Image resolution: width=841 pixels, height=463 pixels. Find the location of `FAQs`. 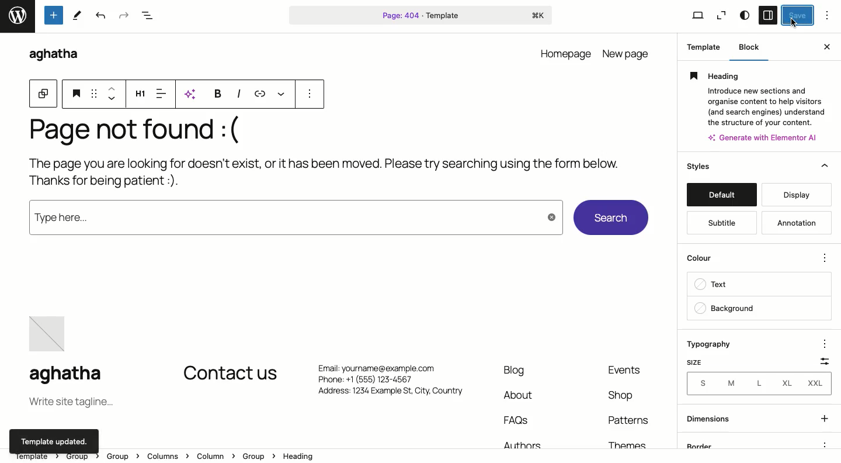

FAQs is located at coordinates (518, 420).